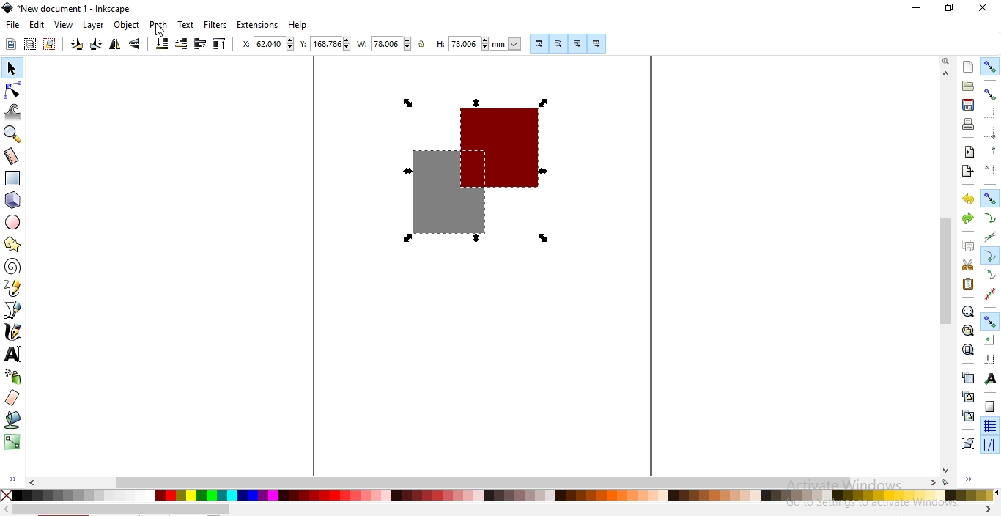 This screenshot has width=1001, height=516. Describe the element at coordinates (969, 124) in the screenshot. I see `print document` at that location.